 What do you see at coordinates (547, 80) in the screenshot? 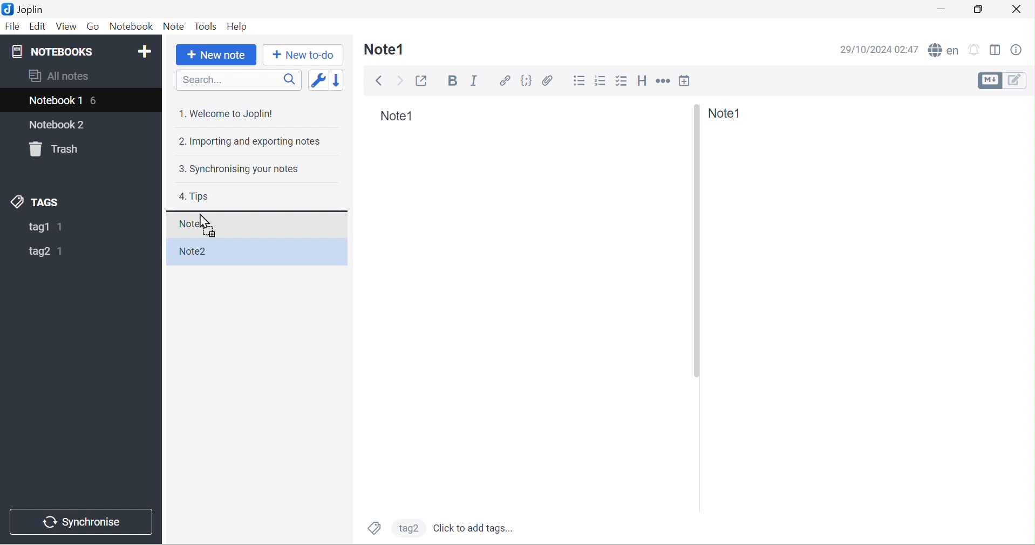
I see `Attach file` at bounding box center [547, 80].